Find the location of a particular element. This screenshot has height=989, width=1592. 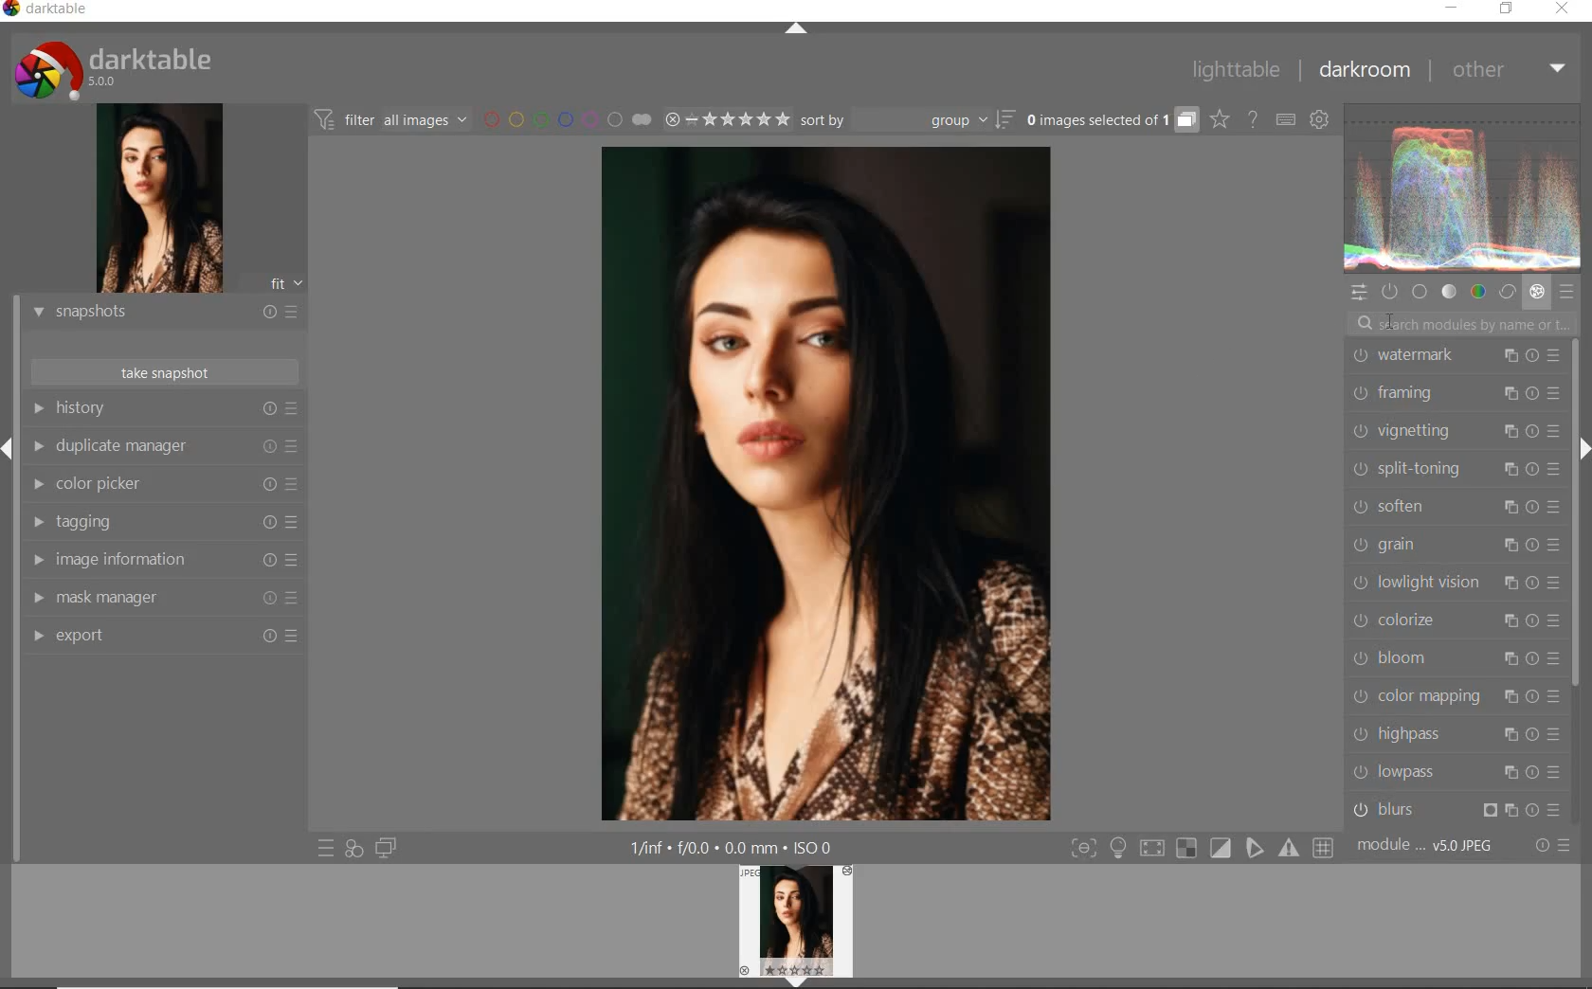

blurs is located at coordinates (1460, 807).